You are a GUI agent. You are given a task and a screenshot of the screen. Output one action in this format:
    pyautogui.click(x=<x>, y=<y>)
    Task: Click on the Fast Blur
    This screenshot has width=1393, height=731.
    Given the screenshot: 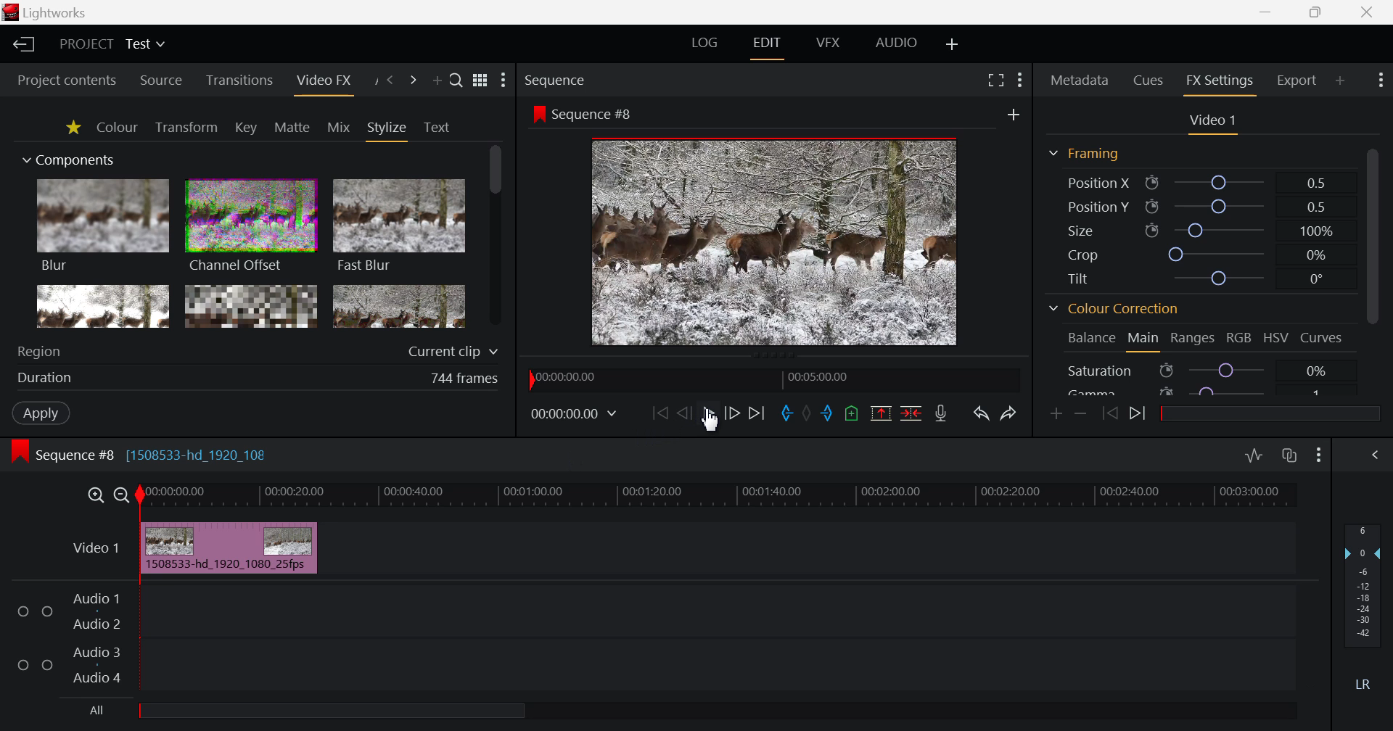 What is the action you would take?
    pyautogui.click(x=400, y=228)
    